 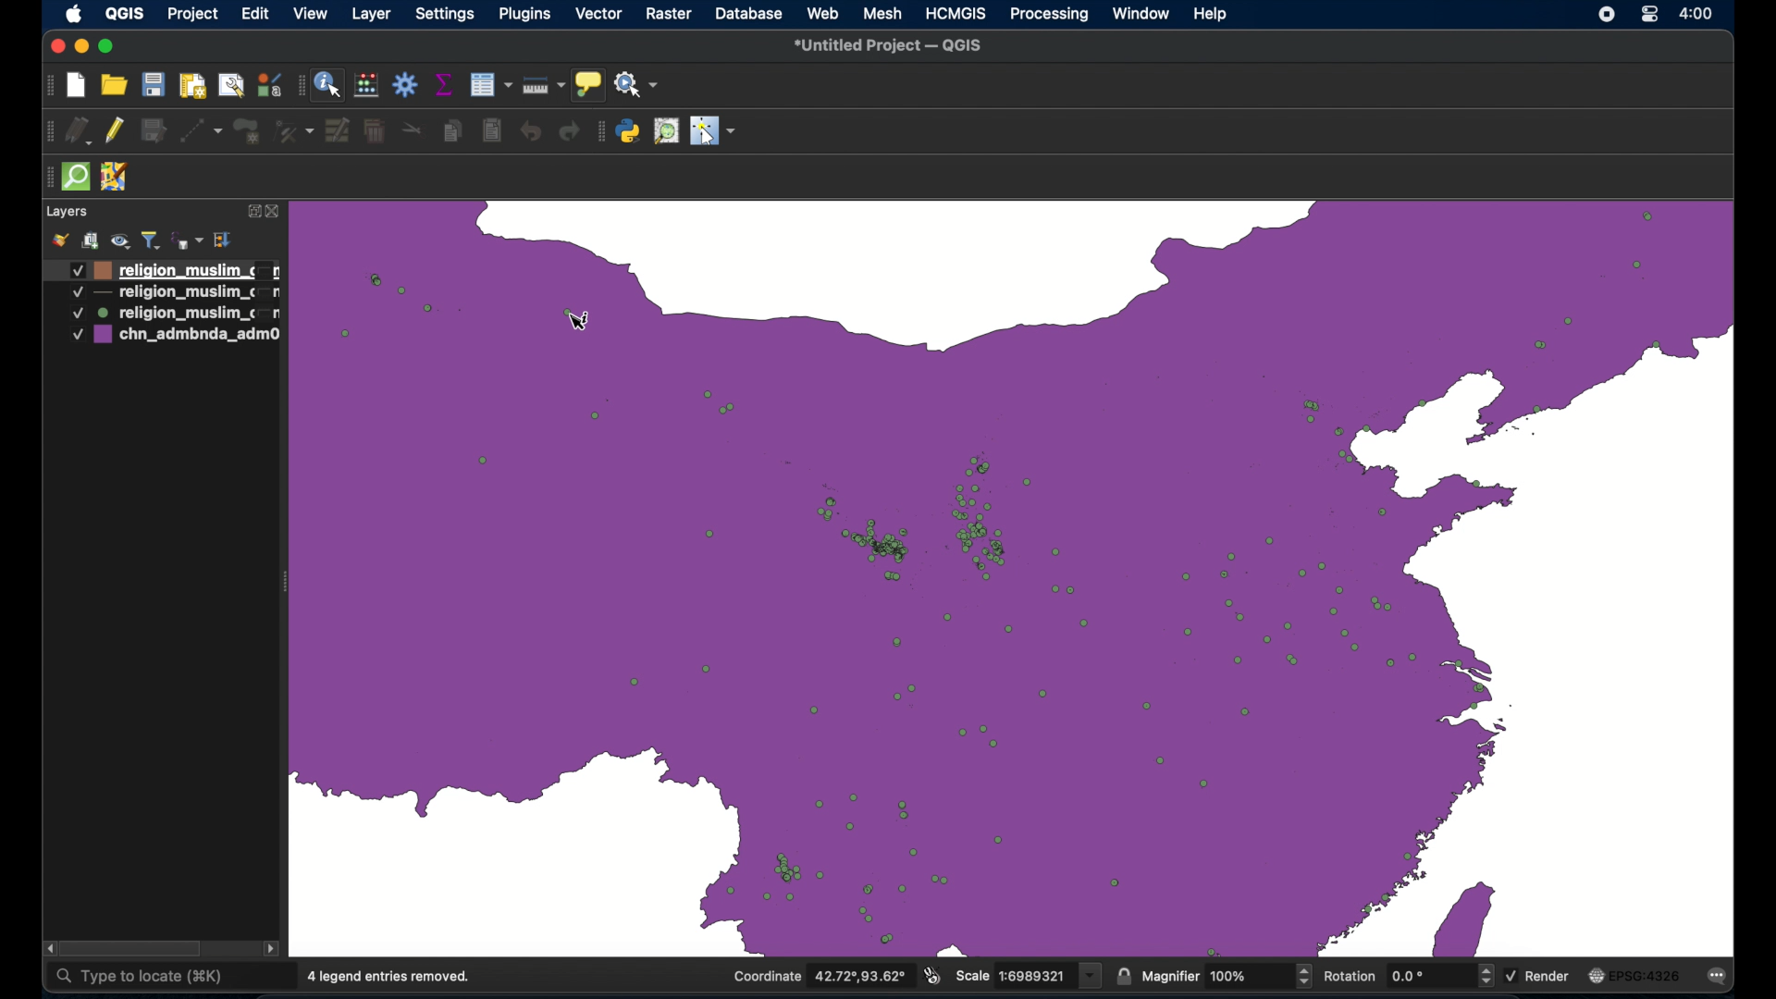 What do you see at coordinates (1139, 14) in the screenshot?
I see `window` at bounding box center [1139, 14].